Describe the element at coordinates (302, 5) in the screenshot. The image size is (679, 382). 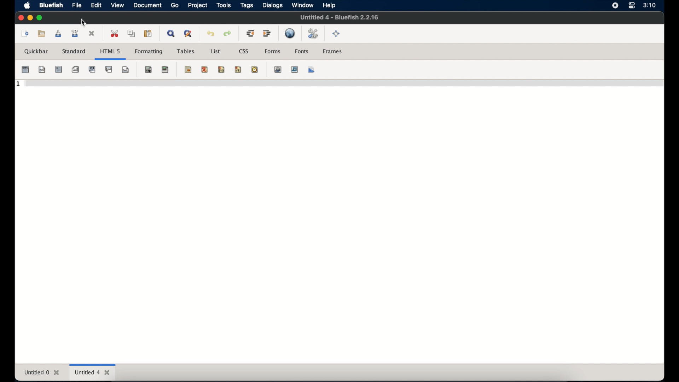
I see `window` at that location.